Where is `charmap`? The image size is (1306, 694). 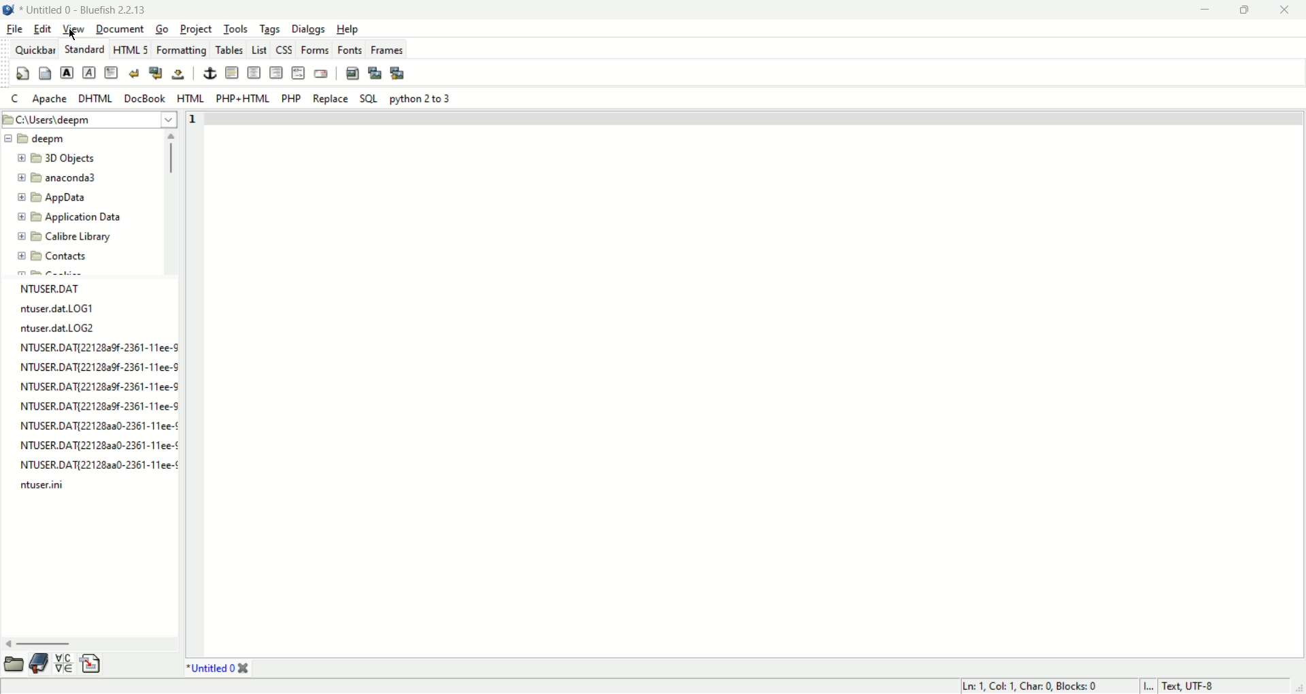
charmap is located at coordinates (63, 665).